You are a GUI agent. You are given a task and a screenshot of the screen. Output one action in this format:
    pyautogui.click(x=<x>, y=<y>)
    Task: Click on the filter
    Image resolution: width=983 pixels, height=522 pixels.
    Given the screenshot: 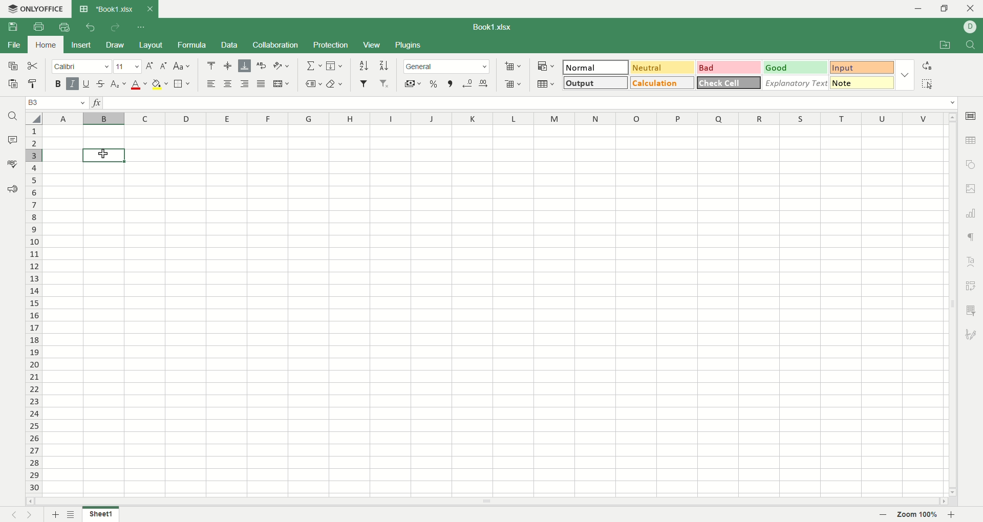 What is the action you would take?
    pyautogui.click(x=365, y=83)
    